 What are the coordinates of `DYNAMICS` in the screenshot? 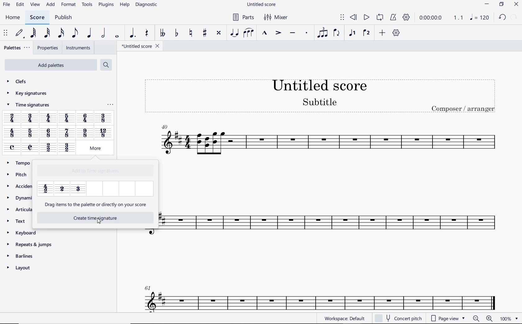 It's located at (19, 198).